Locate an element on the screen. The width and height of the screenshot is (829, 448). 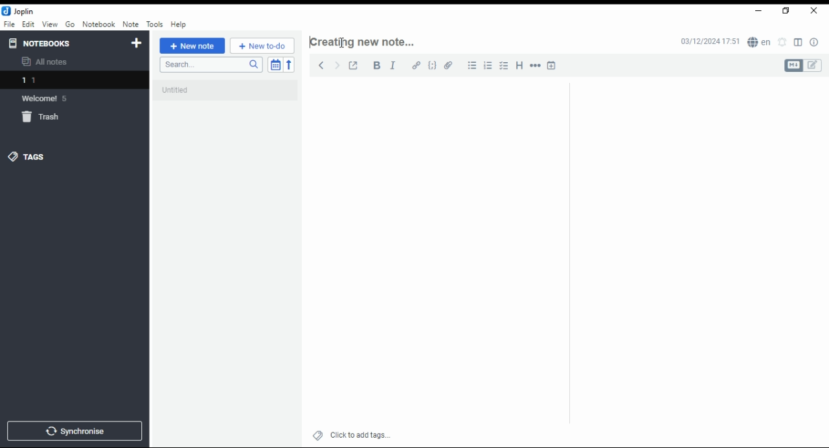
edit is located at coordinates (814, 65).